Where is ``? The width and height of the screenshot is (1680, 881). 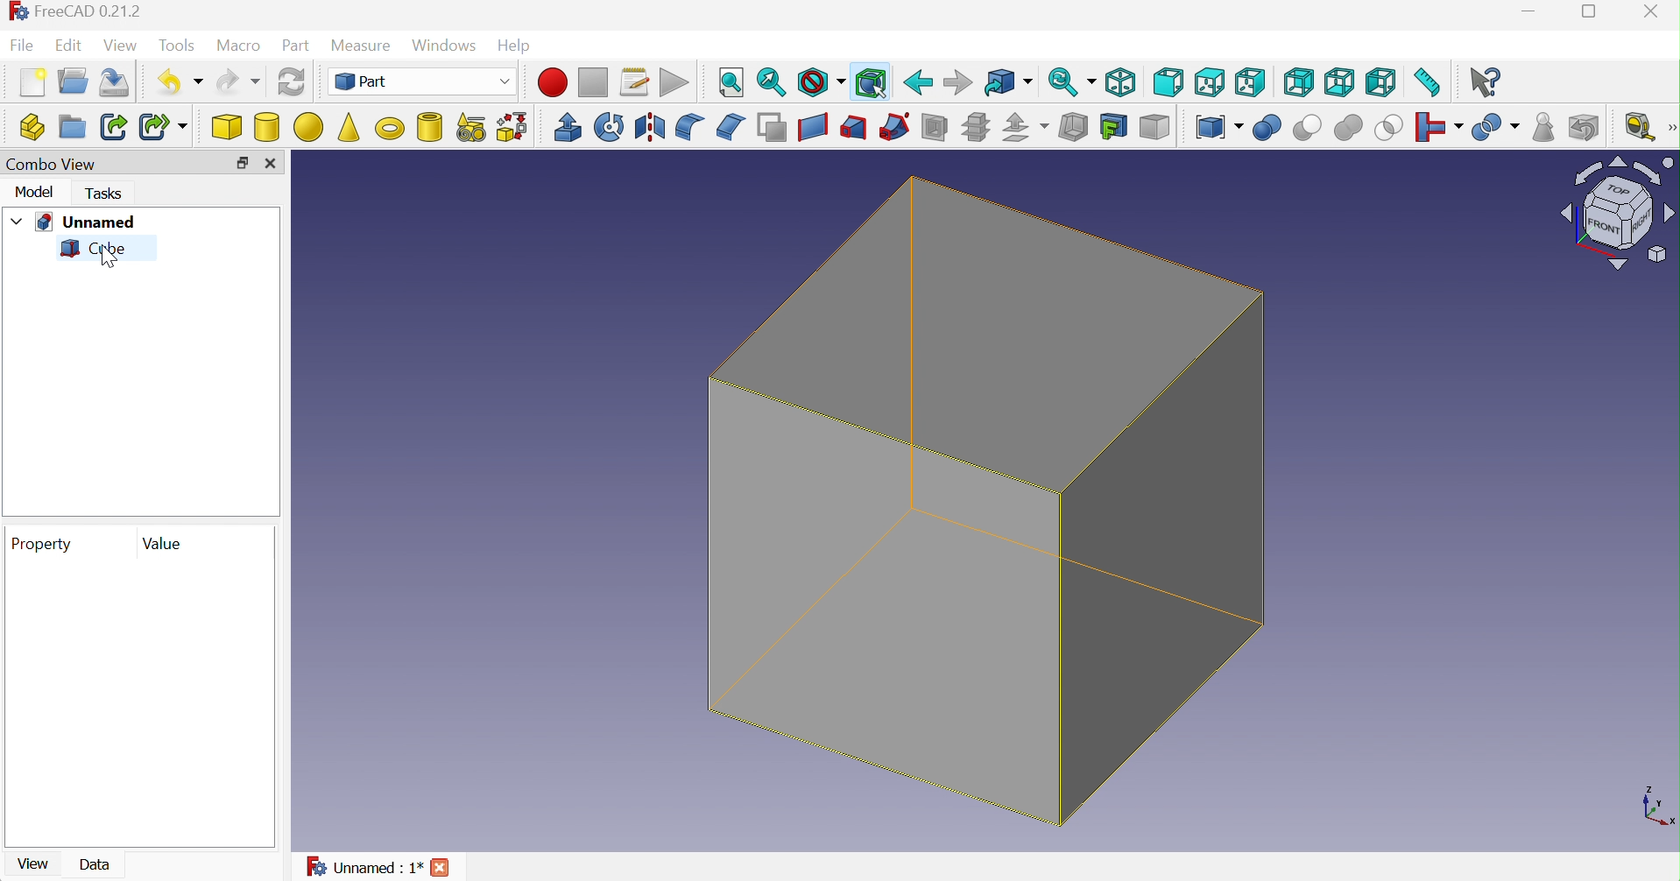  is located at coordinates (1957, 109).